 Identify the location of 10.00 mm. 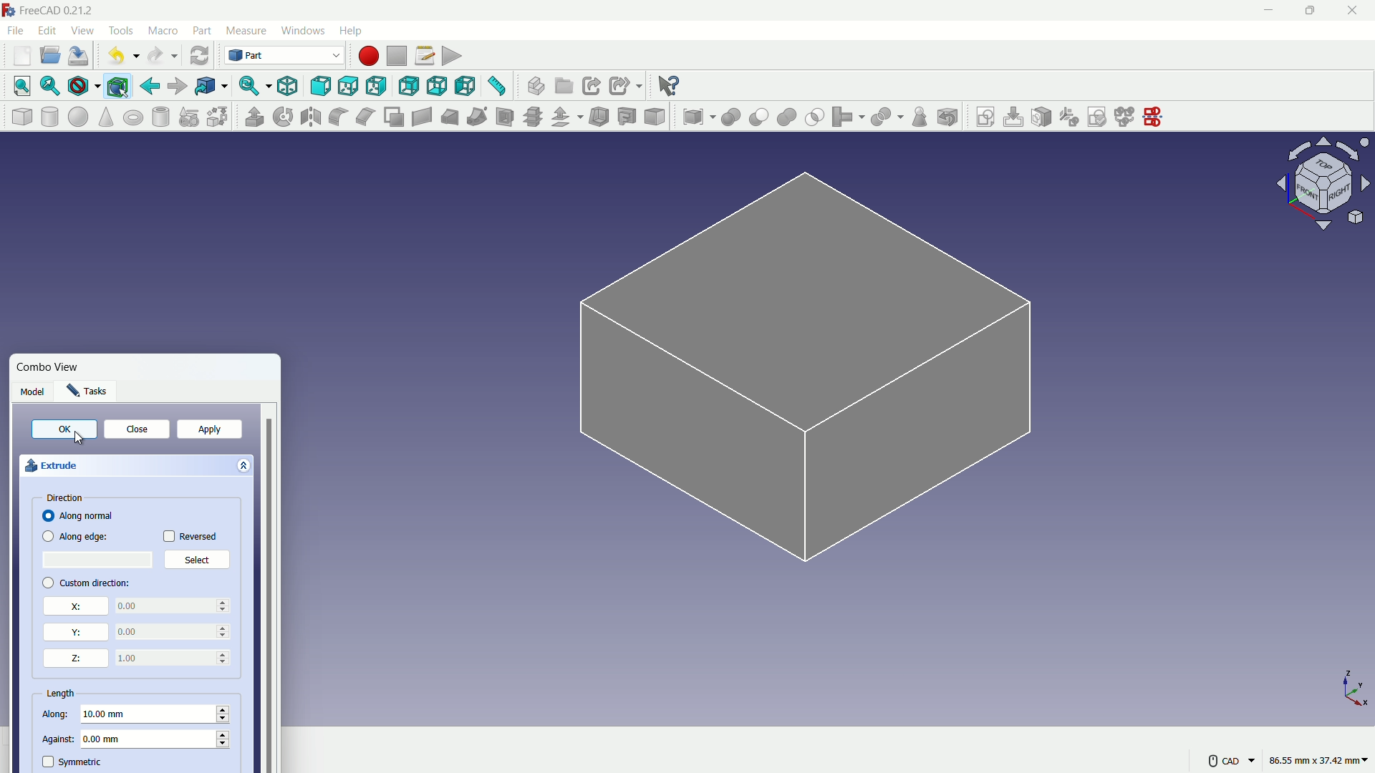
(153, 714).